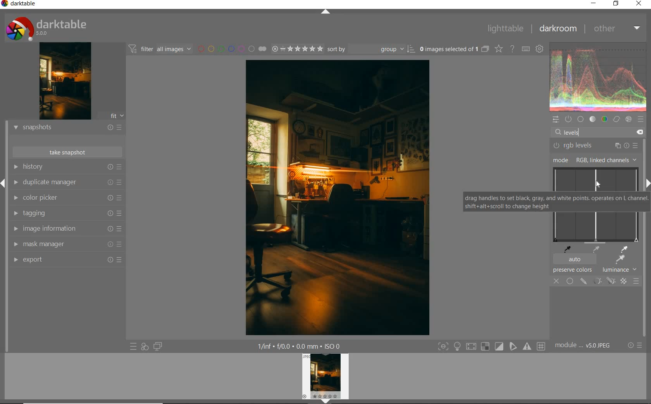 The width and height of the screenshot is (651, 404). I want to click on expand grouped images, so click(455, 49).